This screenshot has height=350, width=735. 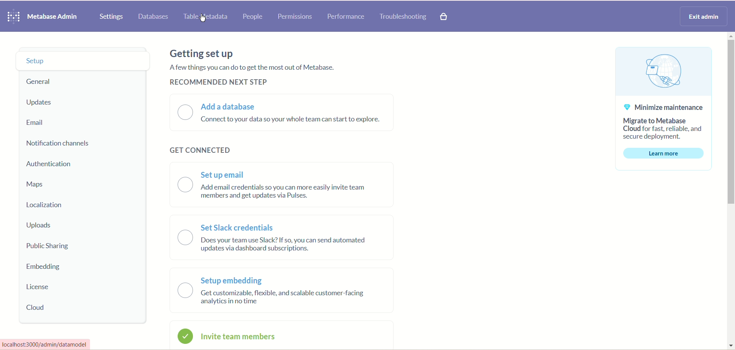 I want to click on Setup embedding
Get customizable, flexible, and scalable customer-facing
analytics in no time, so click(x=288, y=291).